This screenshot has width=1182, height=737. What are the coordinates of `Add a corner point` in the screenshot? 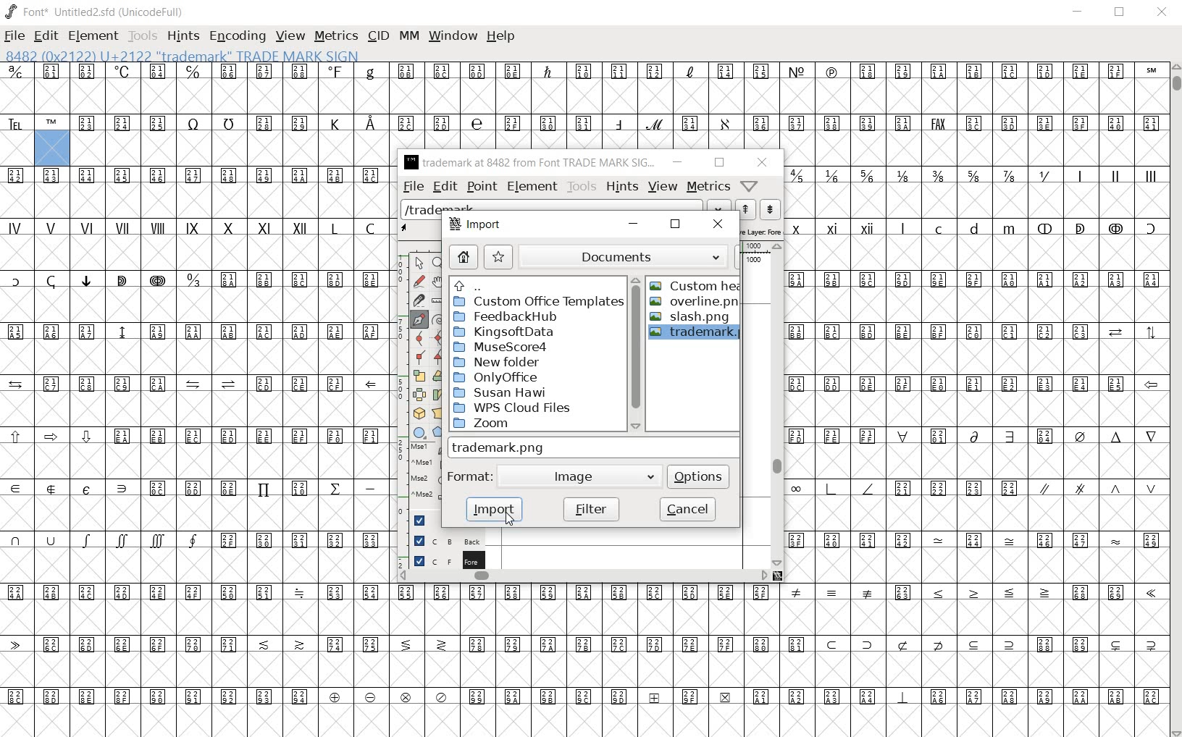 It's located at (419, 356).